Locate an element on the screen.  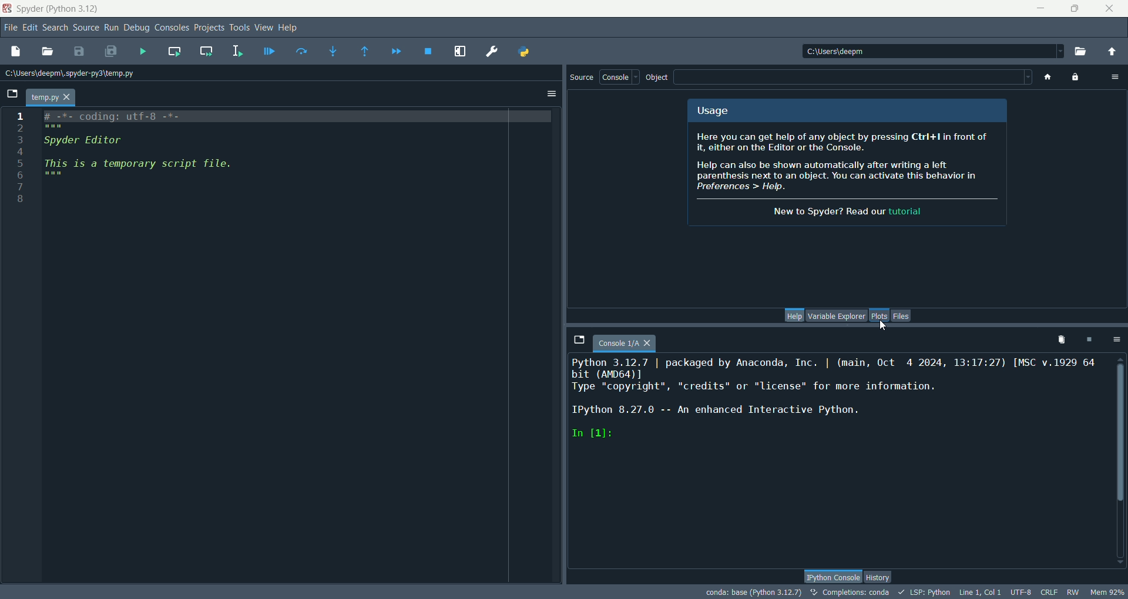
minimize is located at coordinates (1039, 9).